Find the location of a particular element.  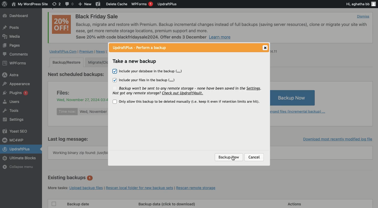

UpdraftPlus is located at coordinates (167, 4).